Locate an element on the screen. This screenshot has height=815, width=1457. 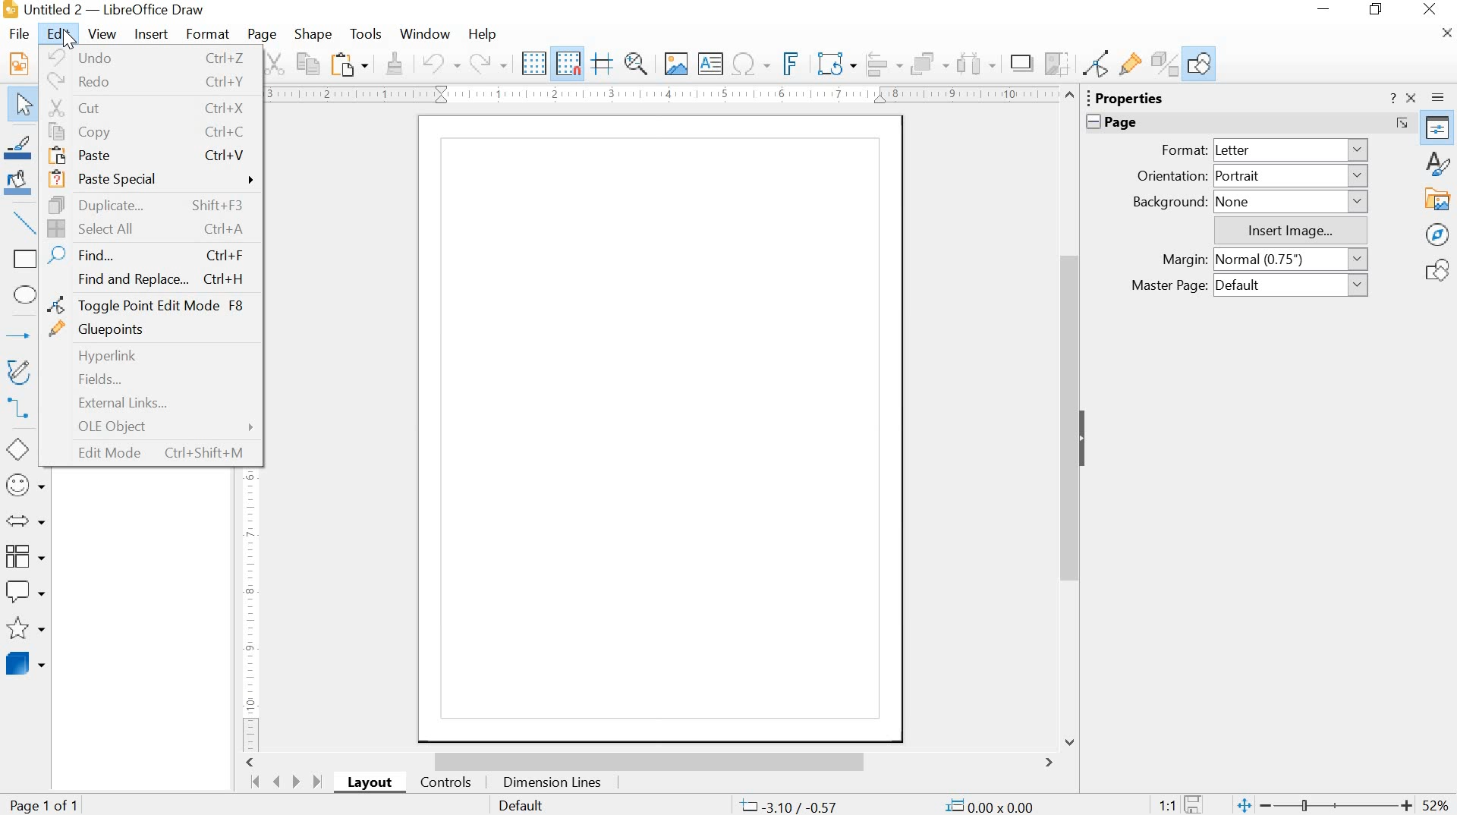
Curves and Polygons (double click for multi-selection) is located at coordinates (27, 372).